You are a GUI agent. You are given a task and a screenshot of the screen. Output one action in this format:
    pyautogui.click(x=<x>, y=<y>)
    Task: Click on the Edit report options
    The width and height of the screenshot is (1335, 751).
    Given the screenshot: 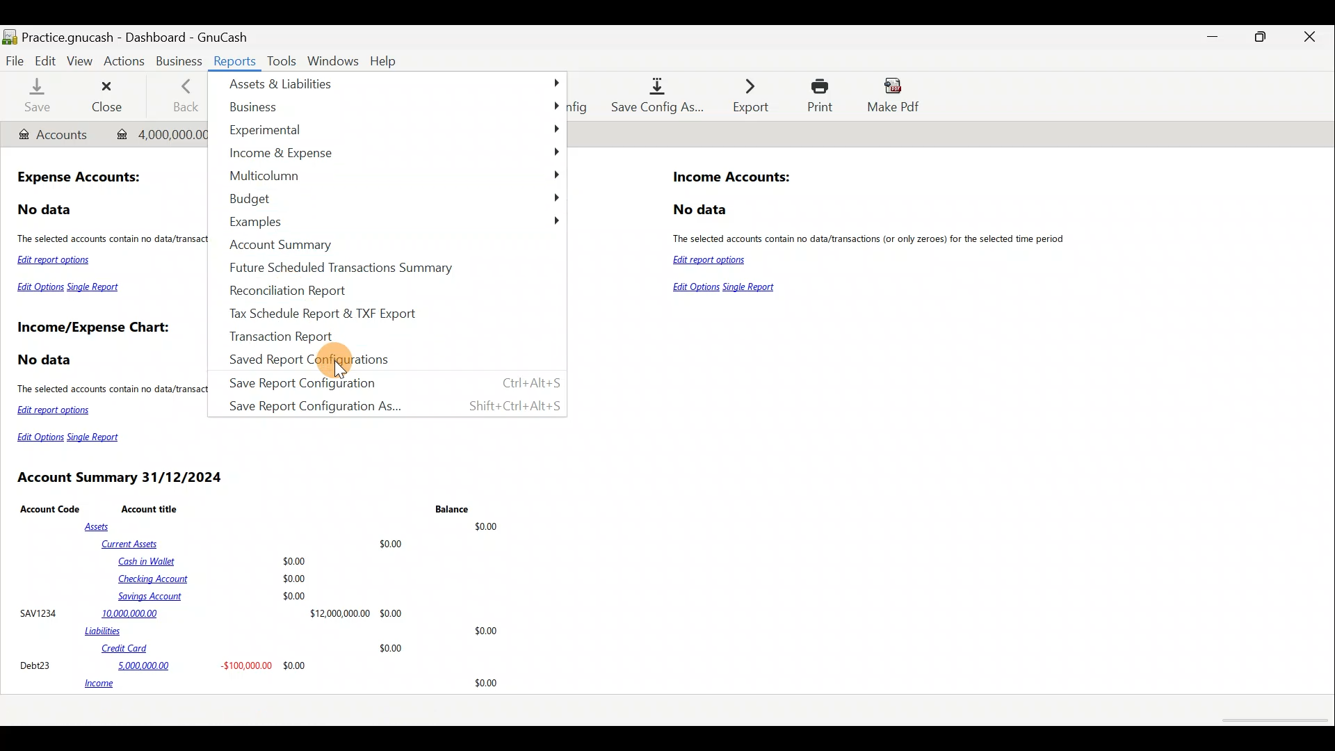 What is the action you would take?
    pyautogui.click(x=56, y=410)
    